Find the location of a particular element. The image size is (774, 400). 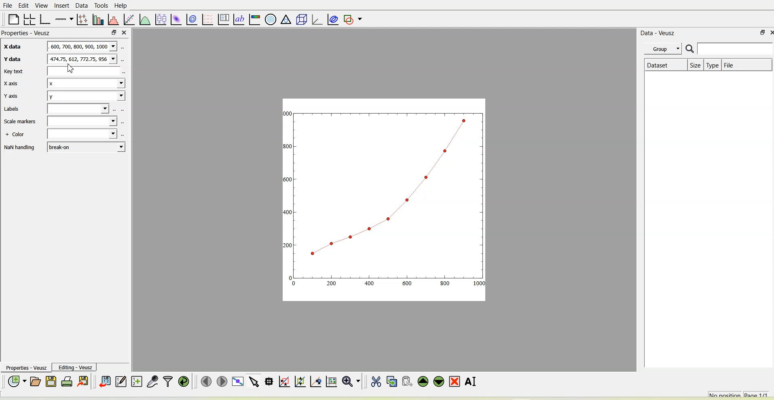

3d scene is located at coordinates (300, 19).